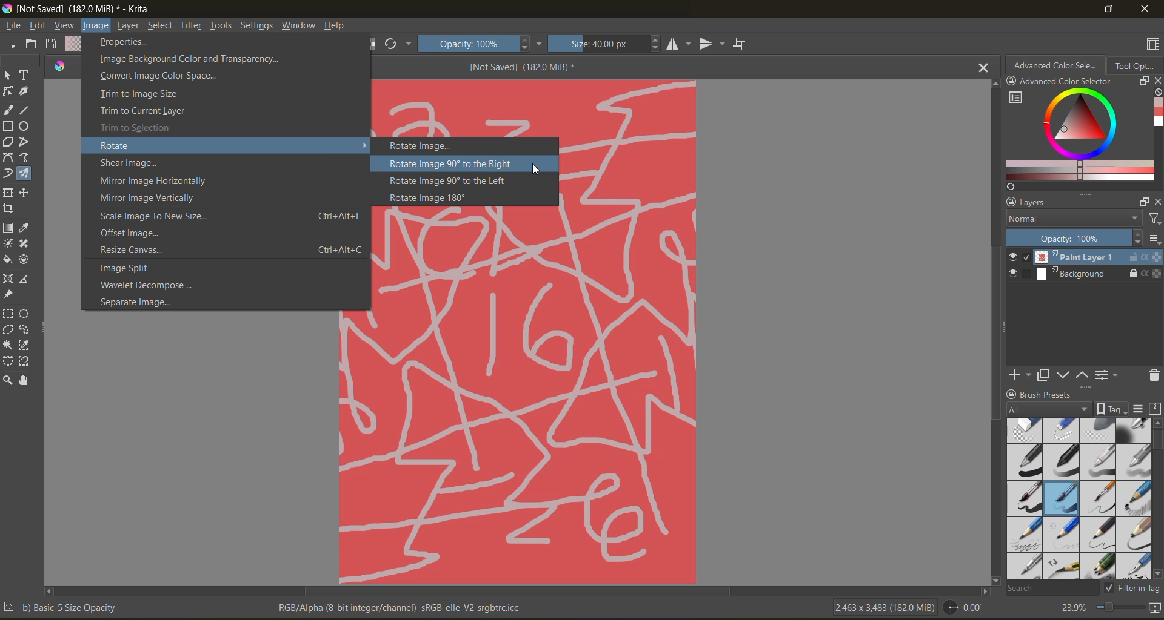 The height and width of the screenshot is (620, 1164). What do you see at coordinates (1143, 202) in the screenshot?
I see `float docker` at bounding box center [1143, 202].